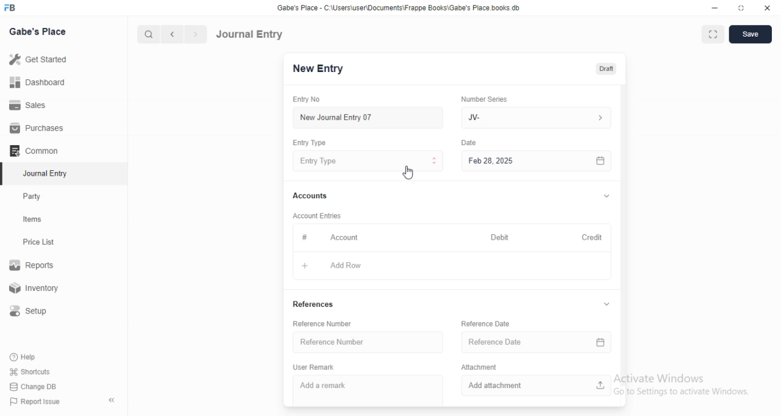 The width and height of the screenshot is (781, 416). What do you see at coordinates (483, 99) in the screenshot?
I see `‘Number Series` at bounding box center [483, 99].